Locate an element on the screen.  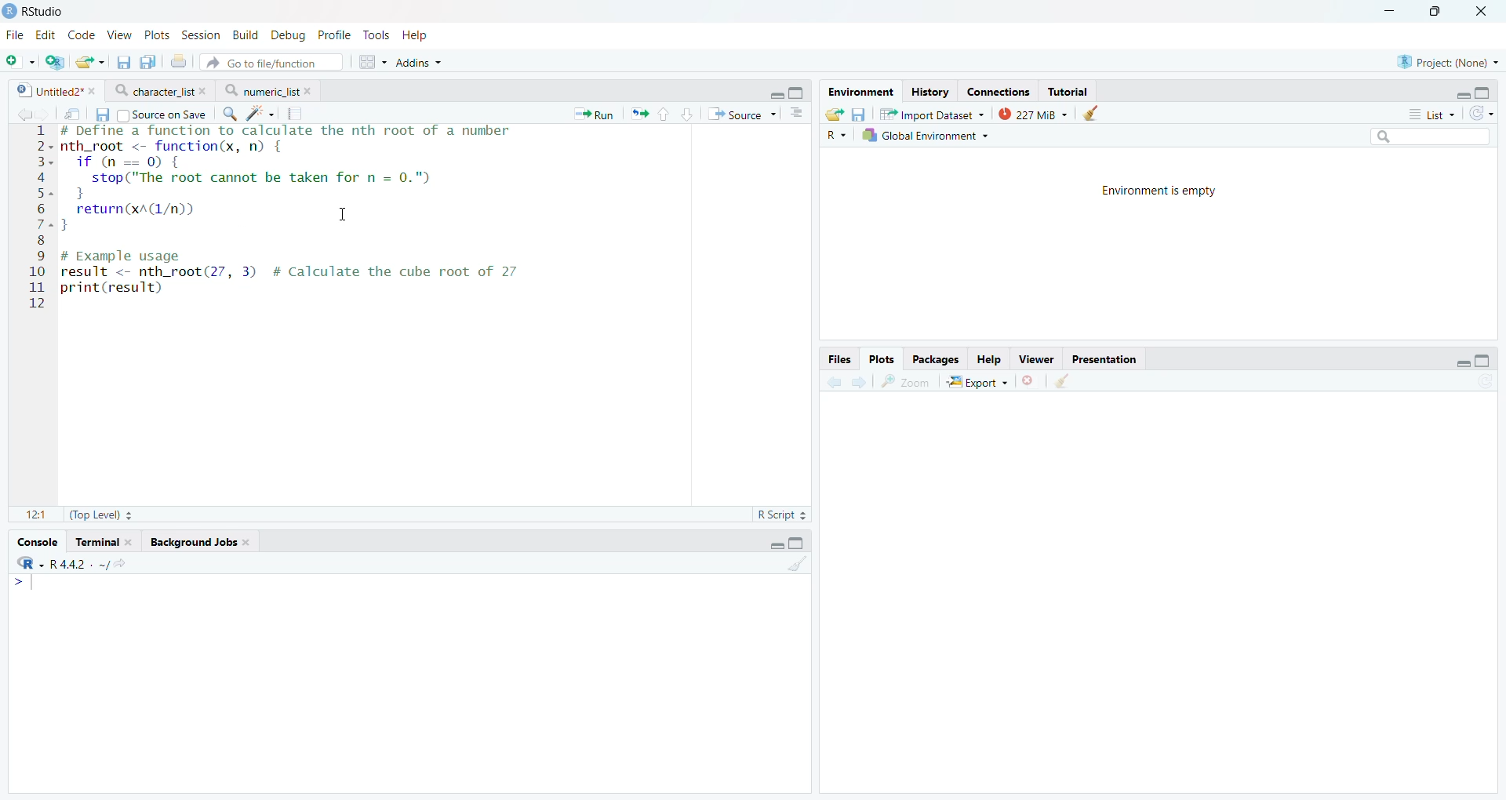
(Top Level) is located at coordinates (100, 515).